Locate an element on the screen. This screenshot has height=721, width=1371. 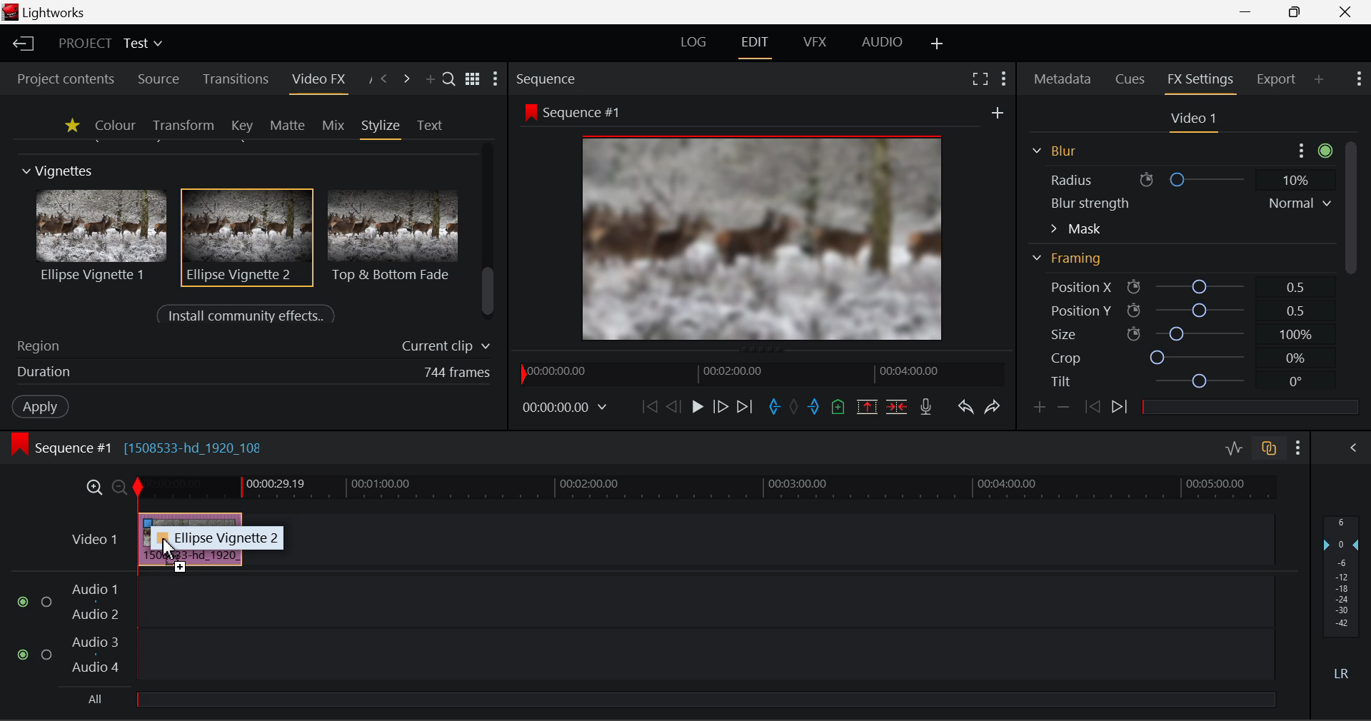
Project Title is located at coordinates (109, 45).